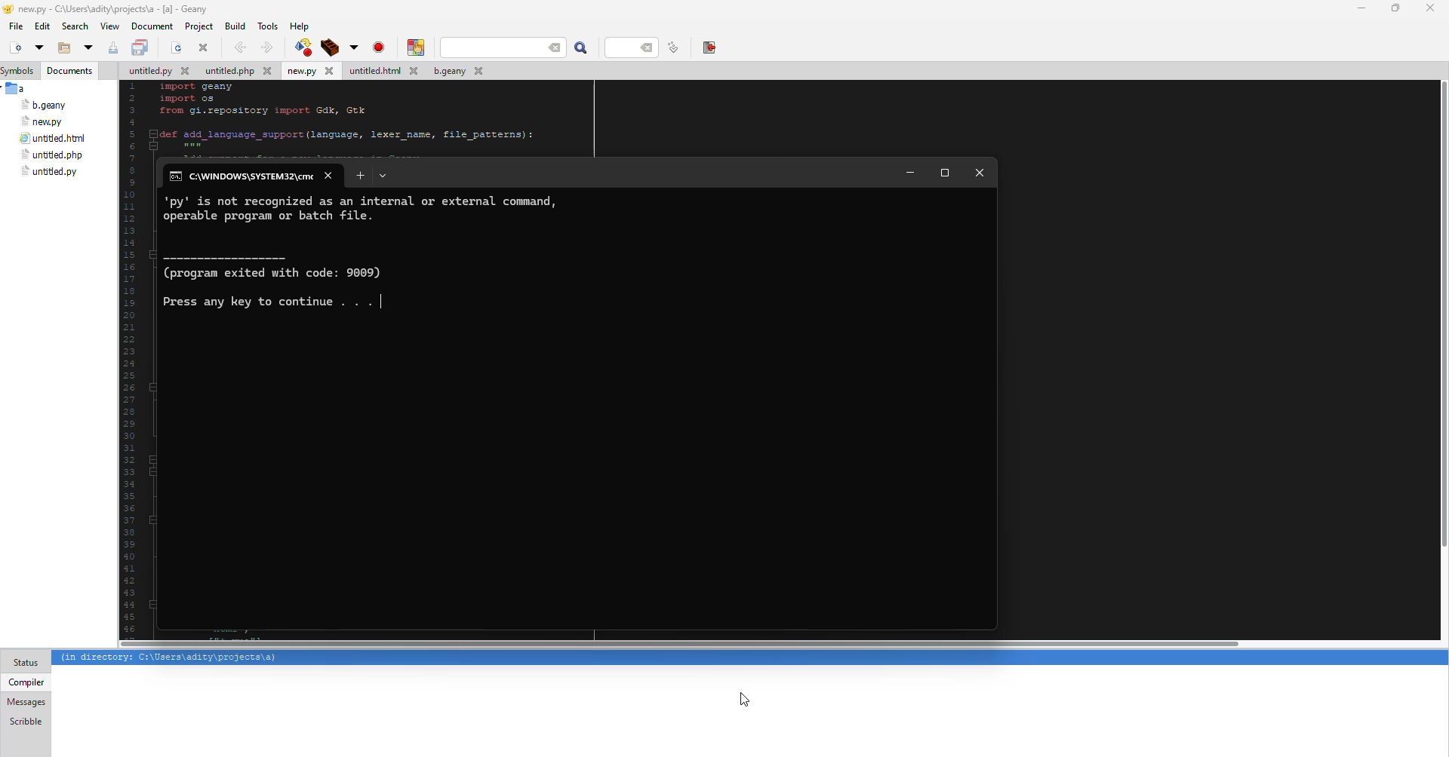  Describe the element at coordinates (42, 105) in the screenshot. I see `file` at that location.